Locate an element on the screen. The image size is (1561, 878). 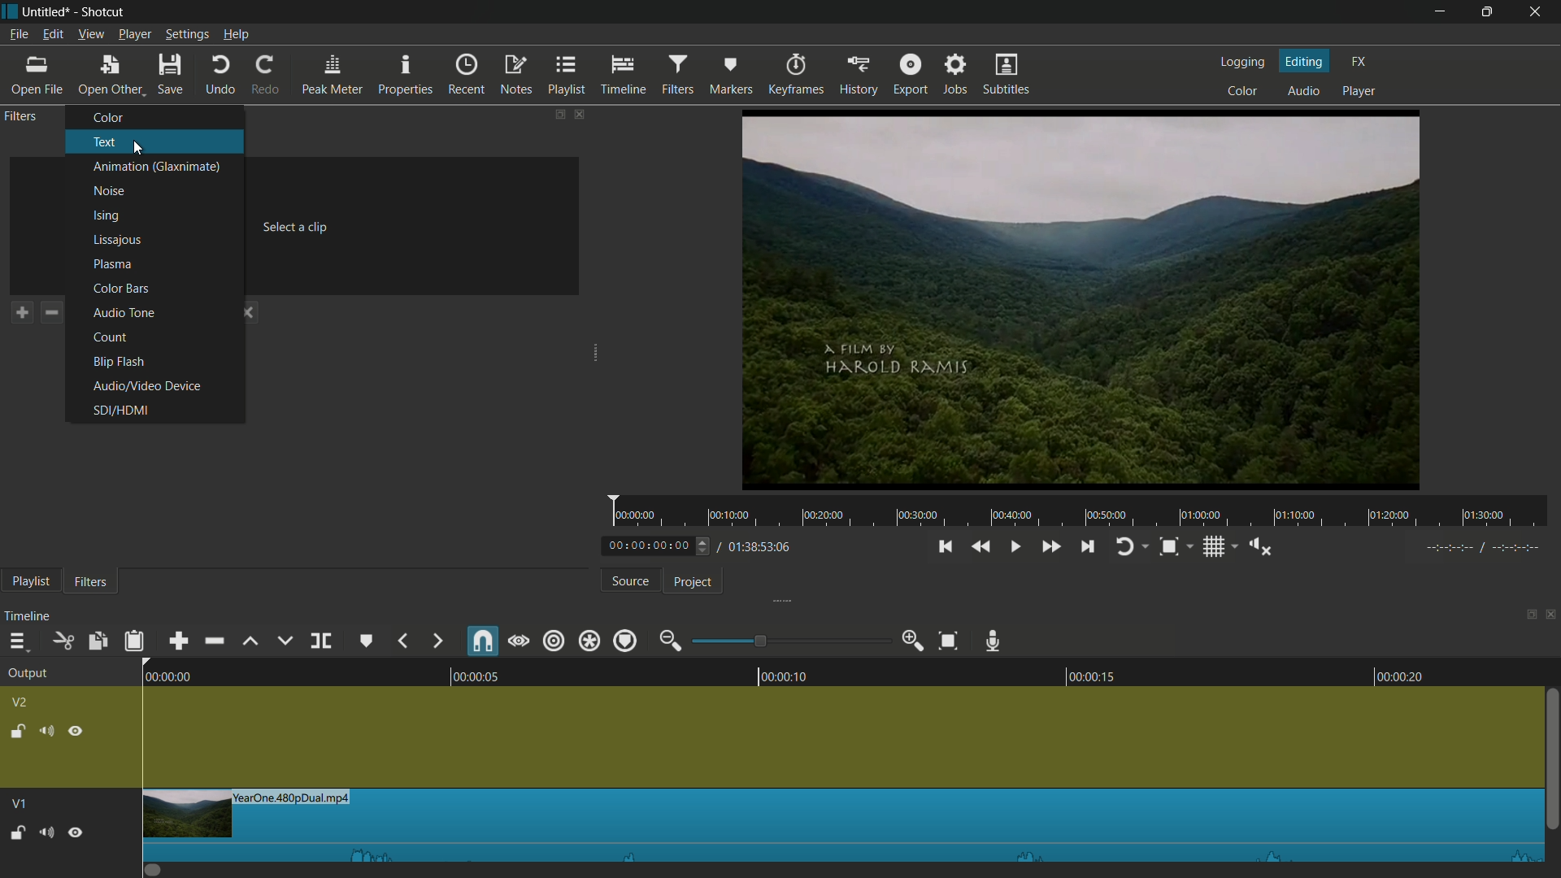
split at playhead is located at coordinates (320, 641).